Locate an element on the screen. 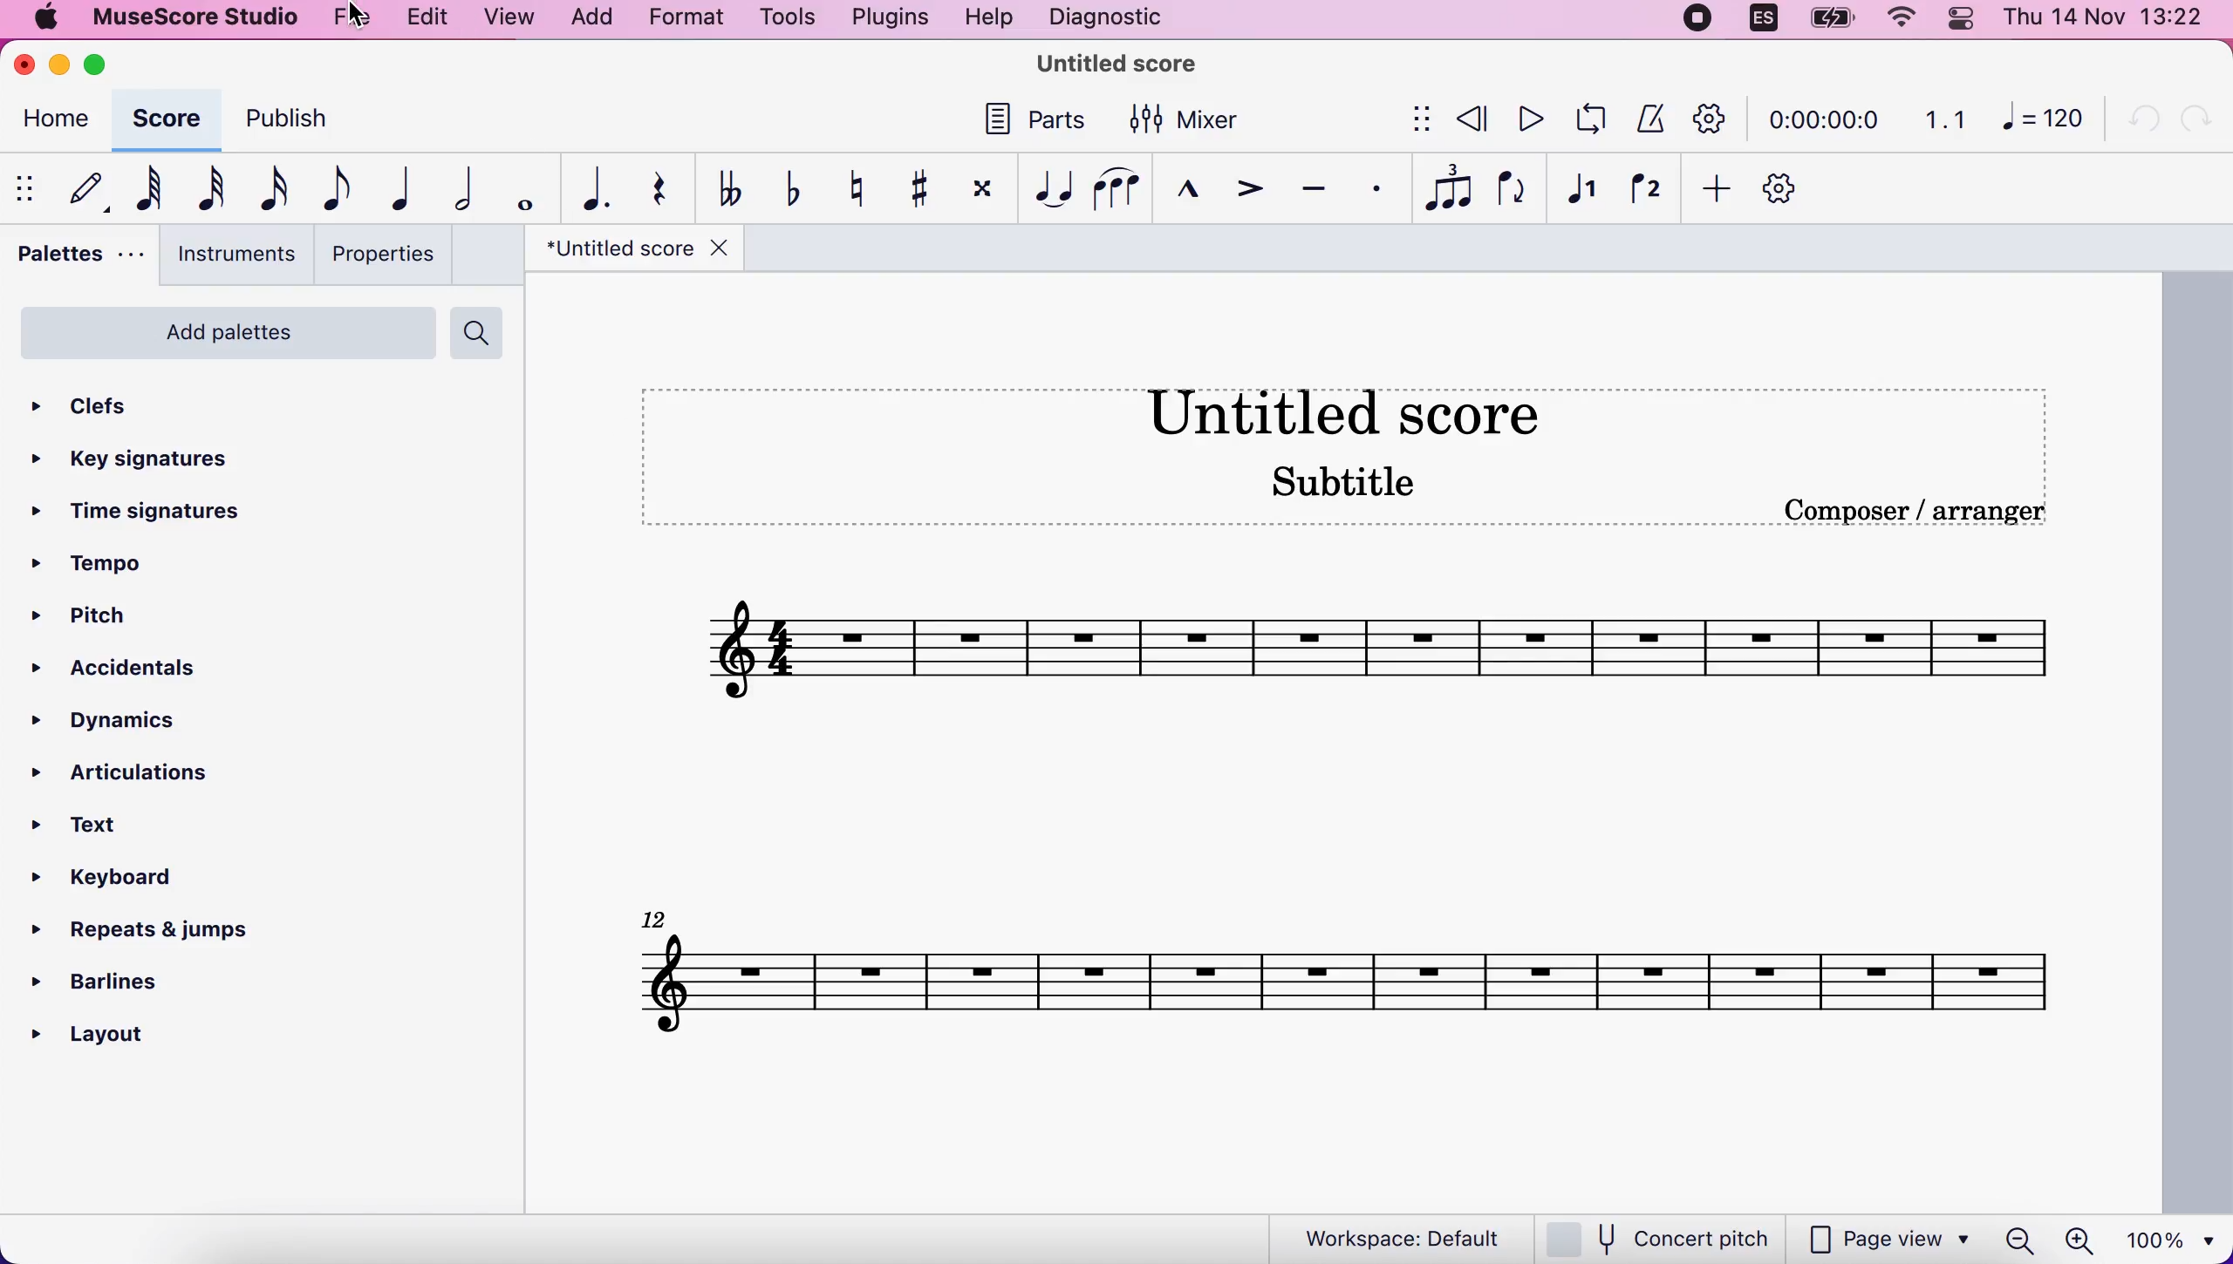  play is located at coordinates (1524, 122).